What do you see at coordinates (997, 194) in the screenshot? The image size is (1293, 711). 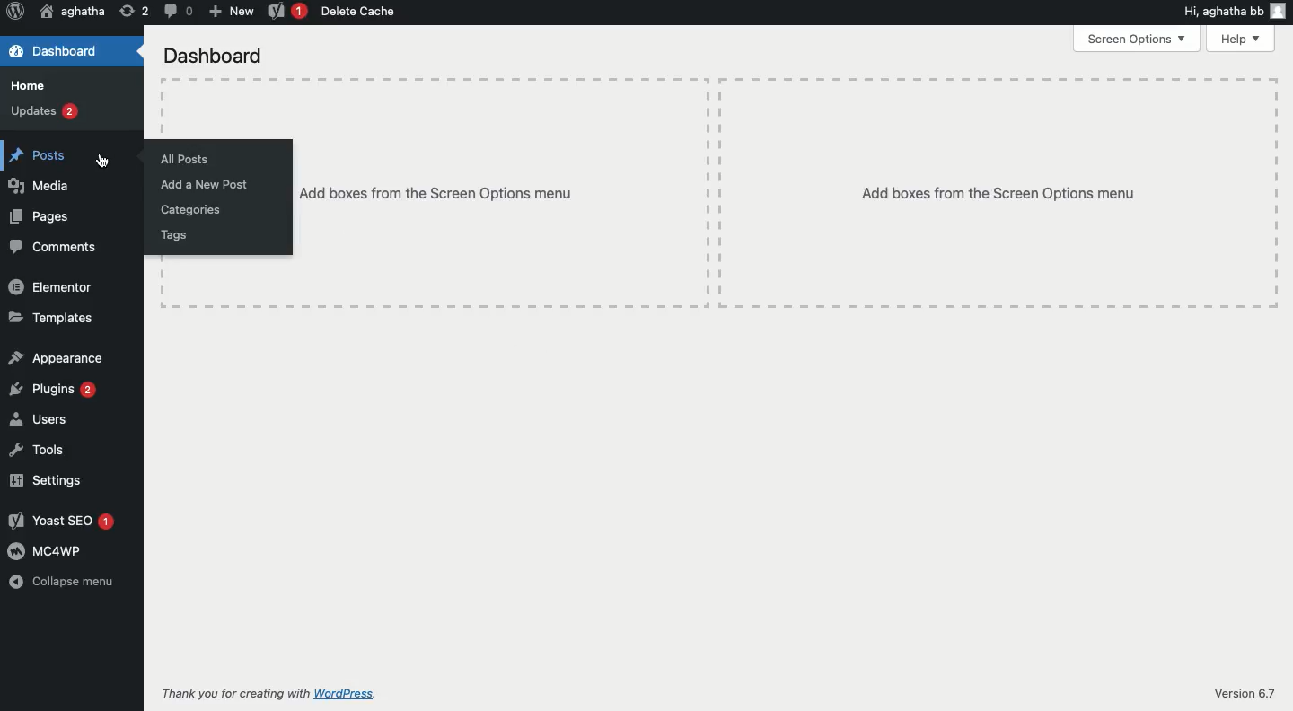 I see `Add boxes from the Screen Options menu` at bounding box center [997, 194].